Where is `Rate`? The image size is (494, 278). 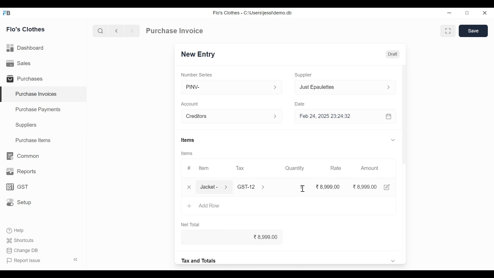
Rate is located at coordinates (335, 168).